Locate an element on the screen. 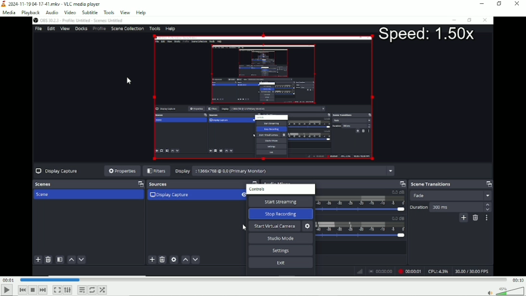 The image size is (526, 296). subtitle is located at coordinates (89, 12).